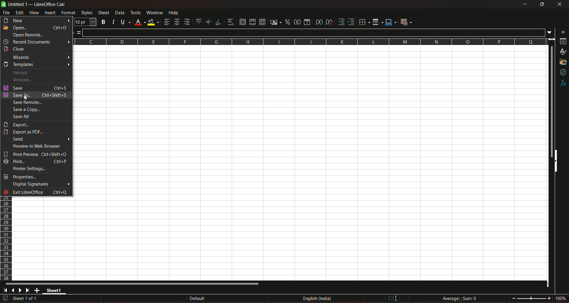 This screenshot has height=303, width=569. Describe the element at coordinates (154, 13) in the screenshot. I see `window` at that location.